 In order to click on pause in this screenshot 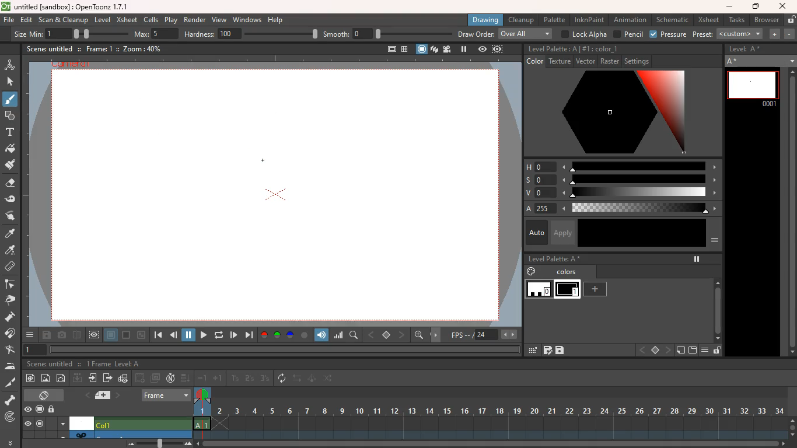, I will do `click(695, 259)`.